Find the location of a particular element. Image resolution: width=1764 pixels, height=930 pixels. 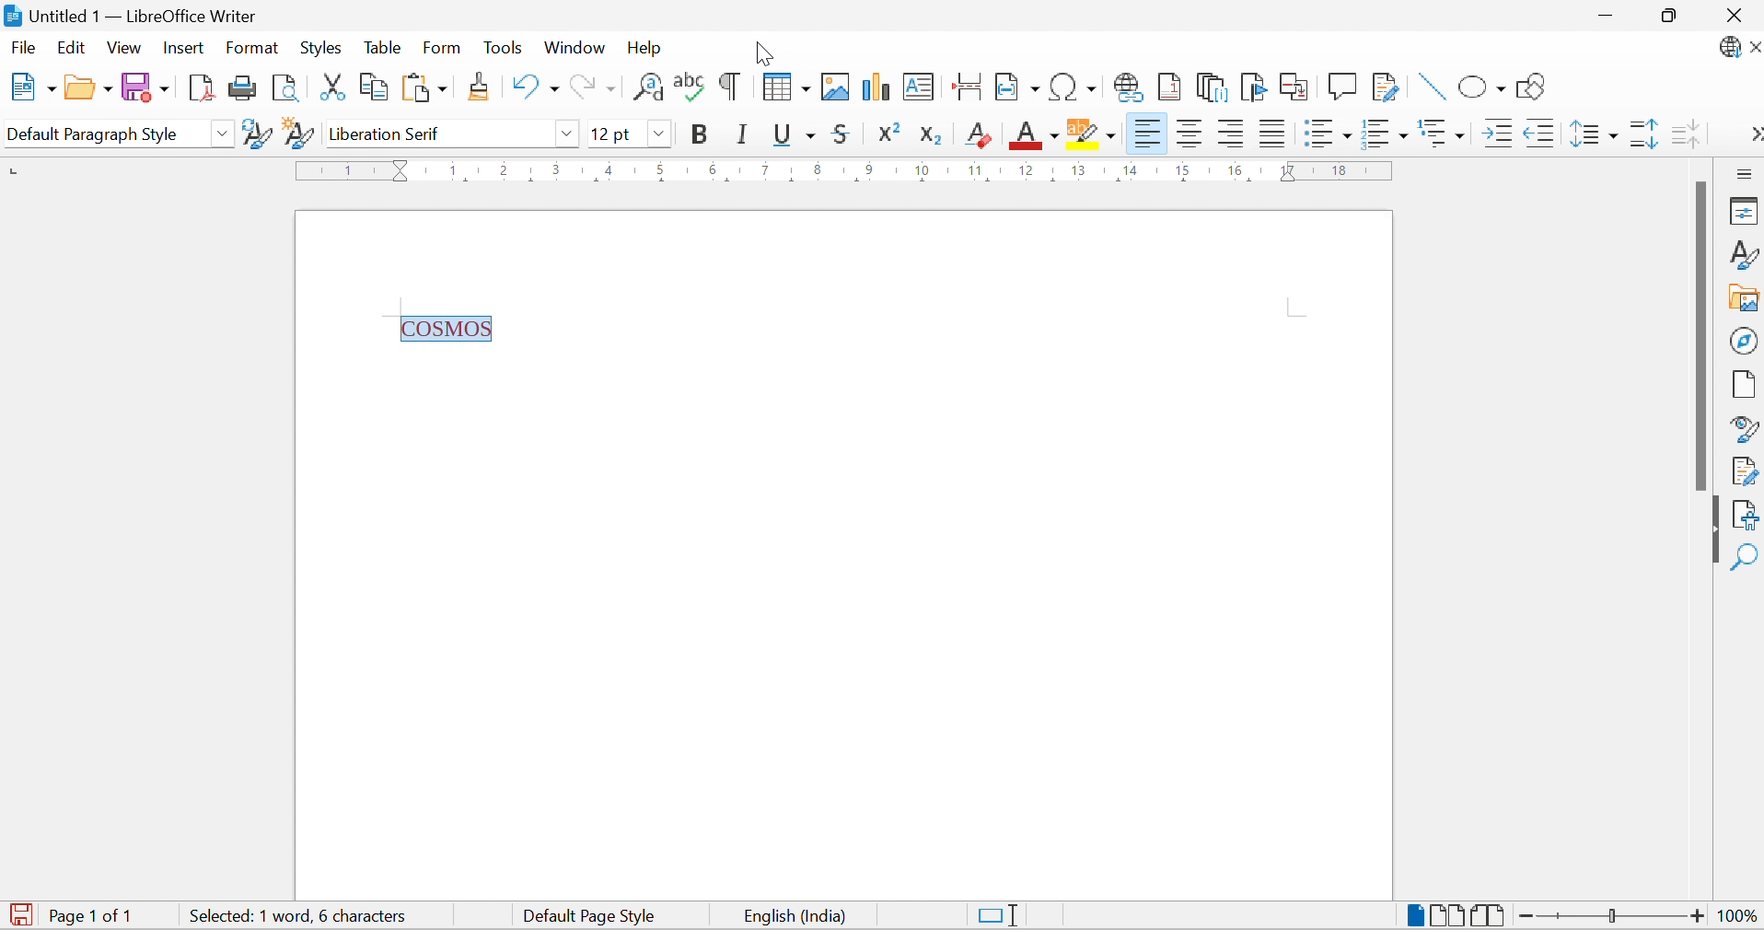

10 is located at coordinates (923, 170).